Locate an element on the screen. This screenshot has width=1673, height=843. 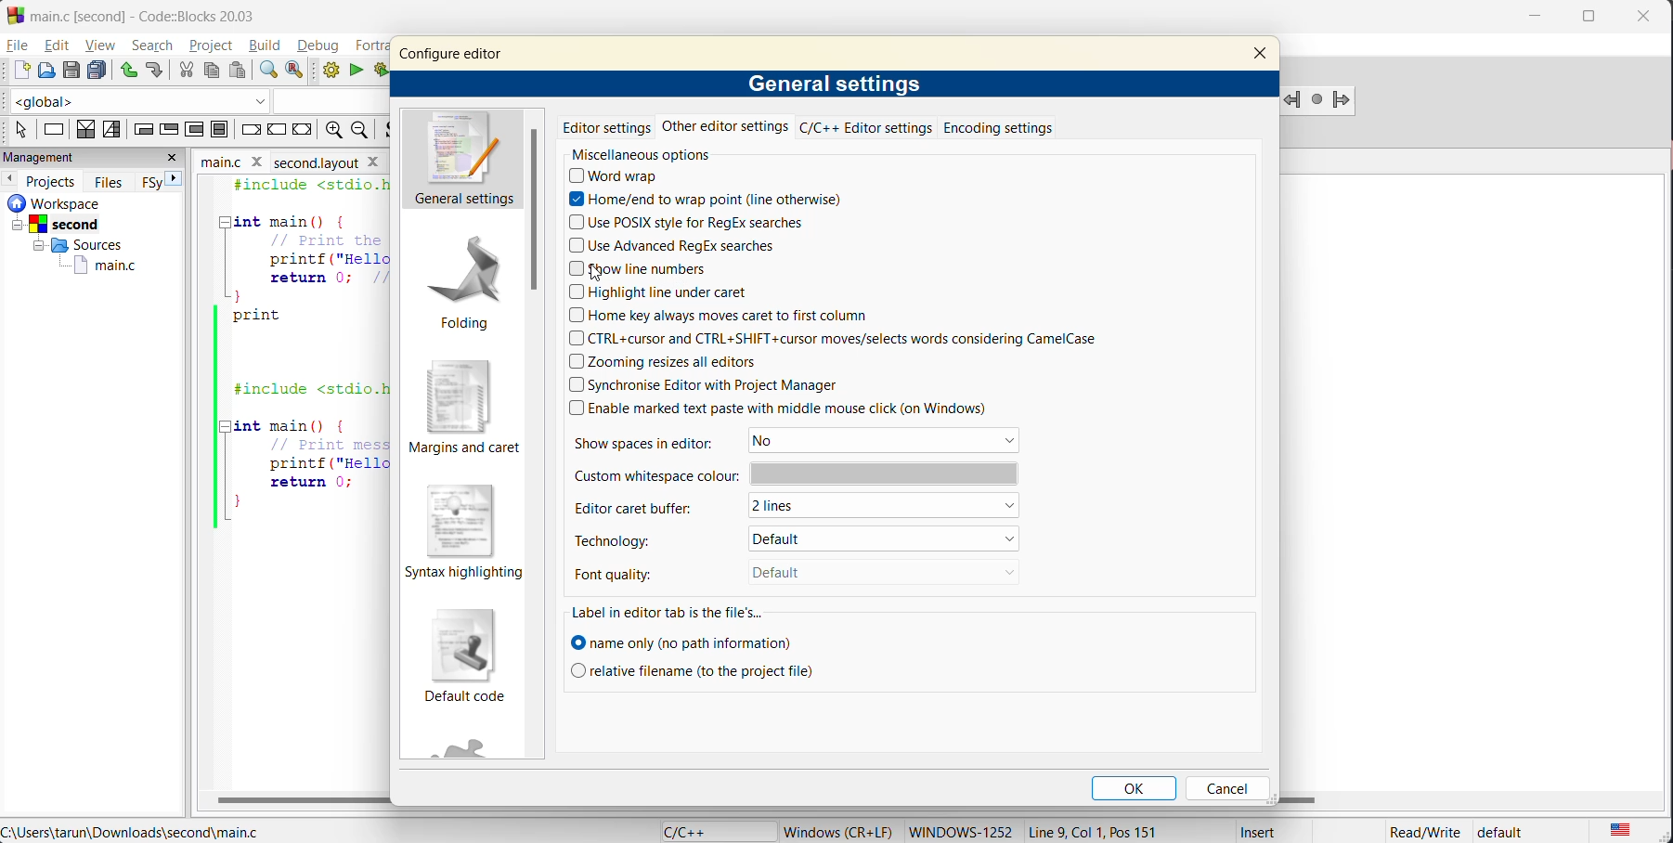
find is located at coordinates (266, 71).